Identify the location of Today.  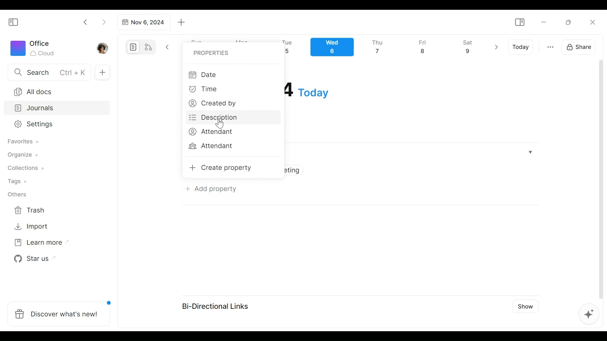
(521, 47).